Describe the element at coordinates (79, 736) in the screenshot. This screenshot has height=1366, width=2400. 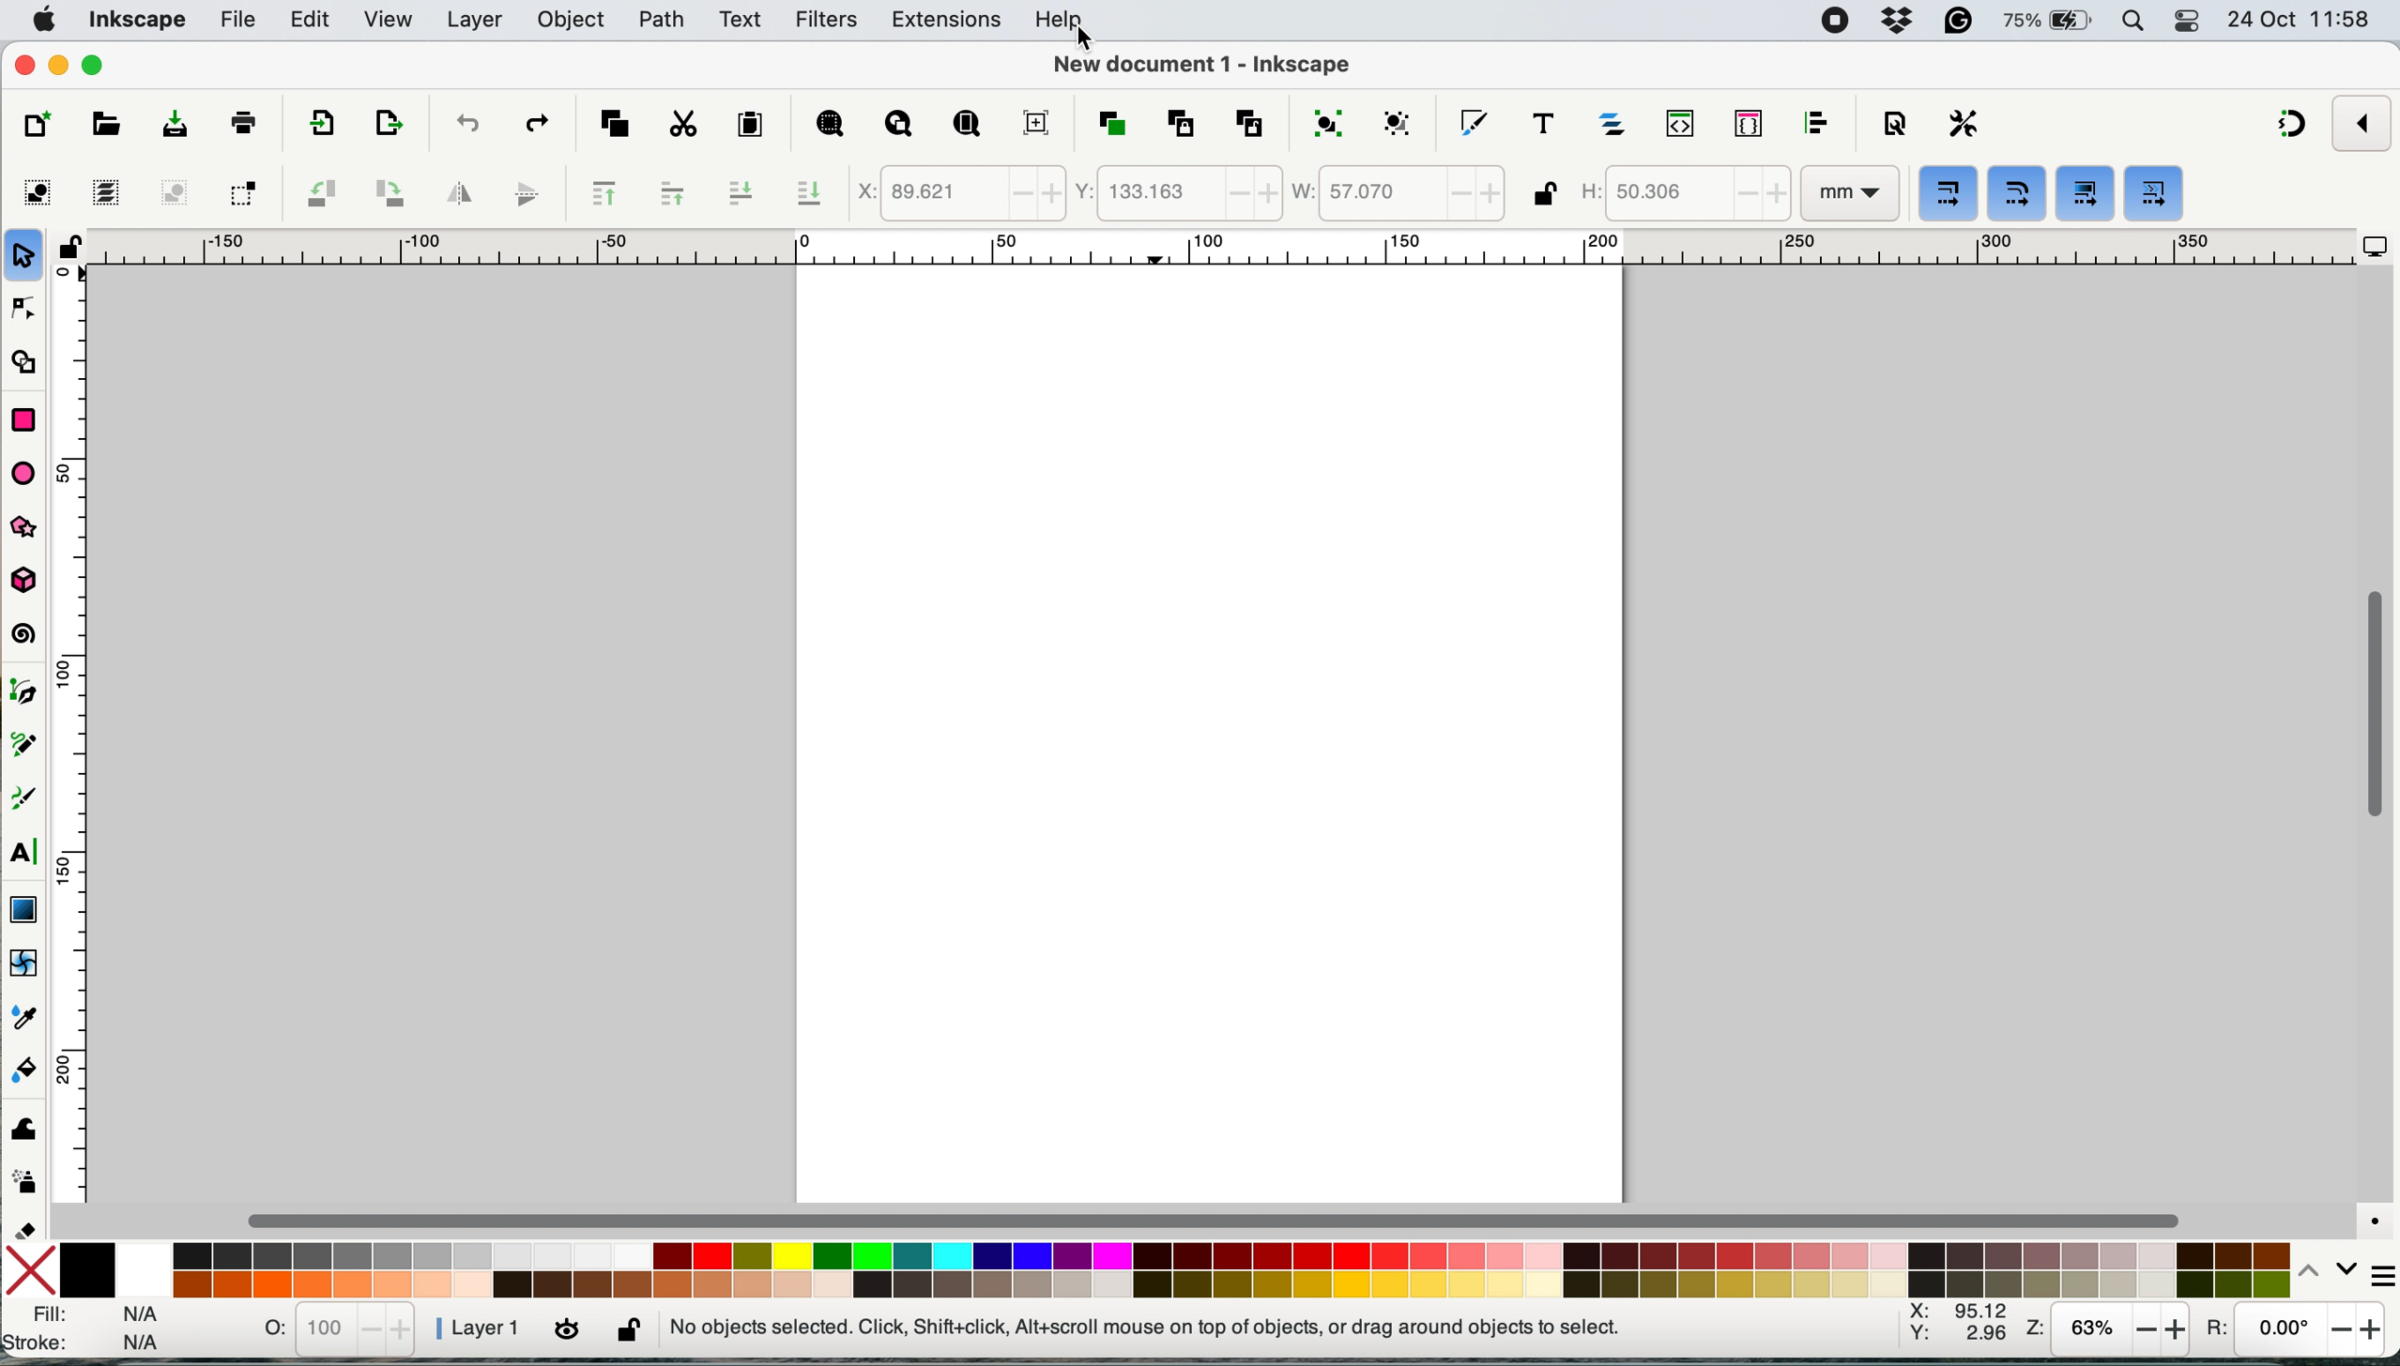
I see `vertical ruler` at that location.